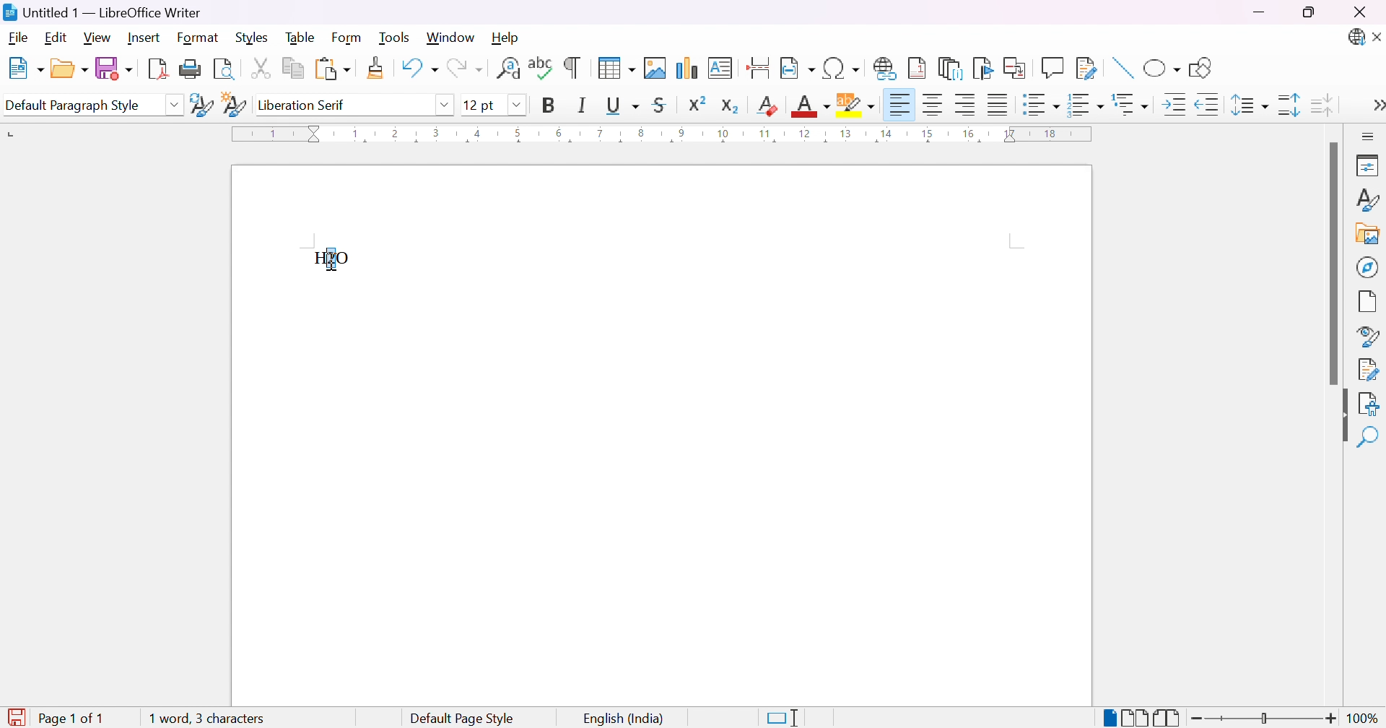  What do you see at coordinates (857, 105) in the screenshot?
I see `Character highlighting color` at bounding box center [857, 105].